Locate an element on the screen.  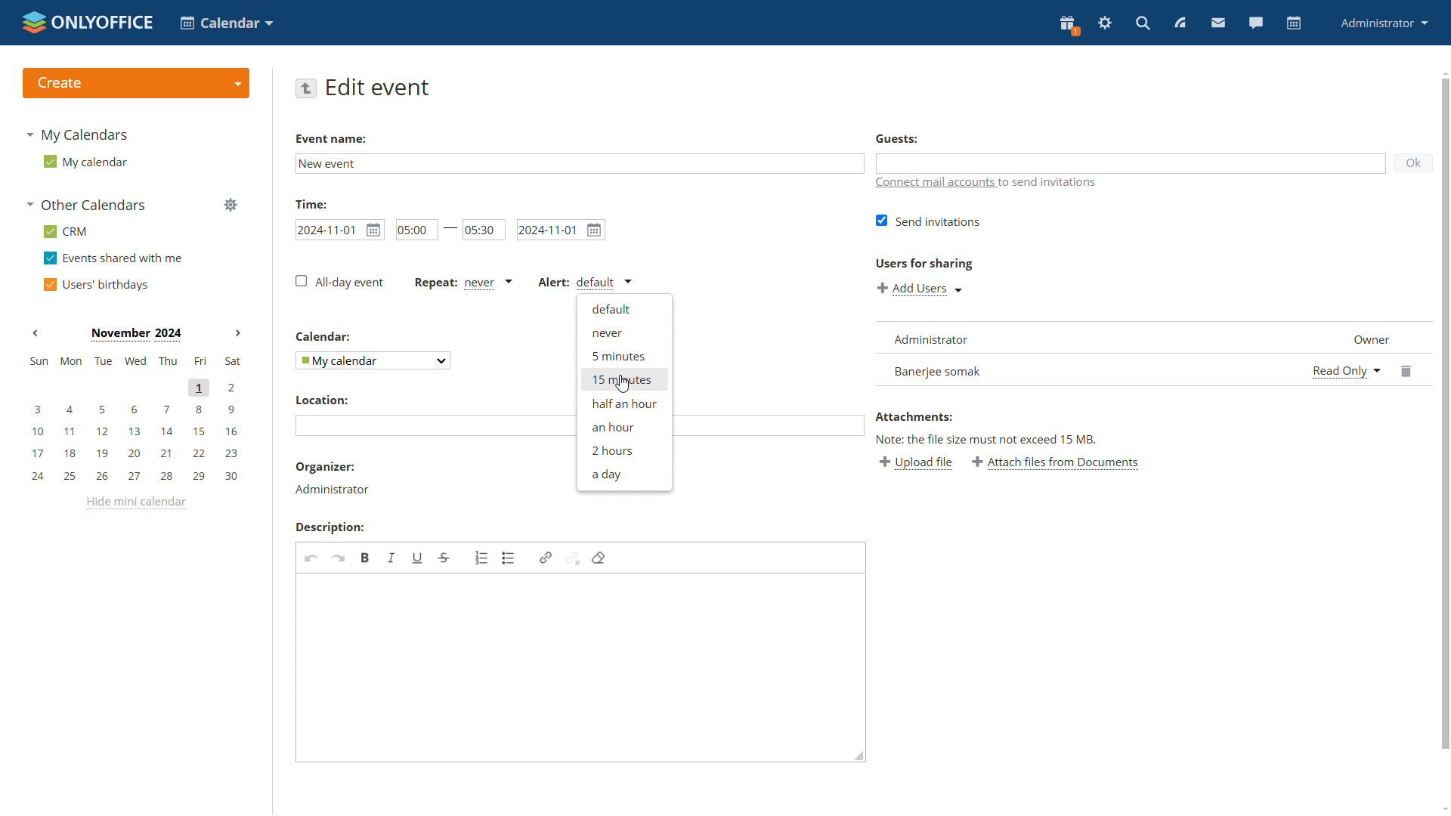
crm is located at coordinates (70, 233).